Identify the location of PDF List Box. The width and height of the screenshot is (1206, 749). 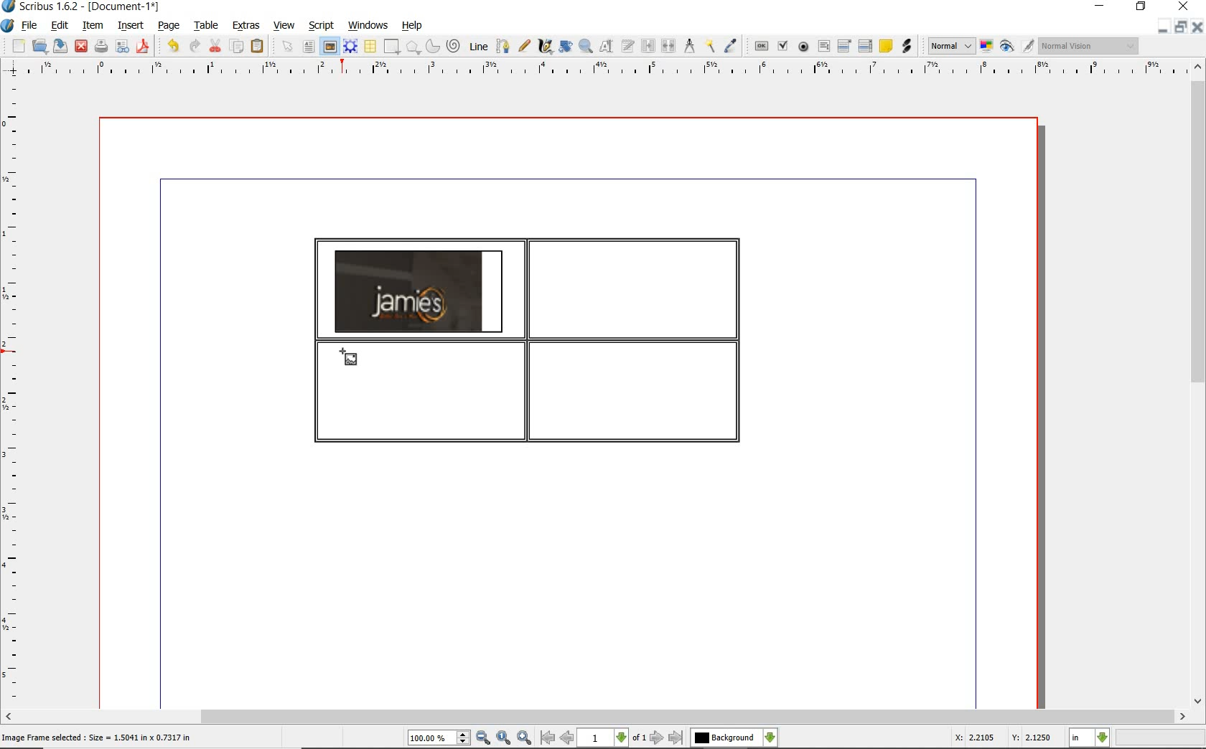
(865, 46).